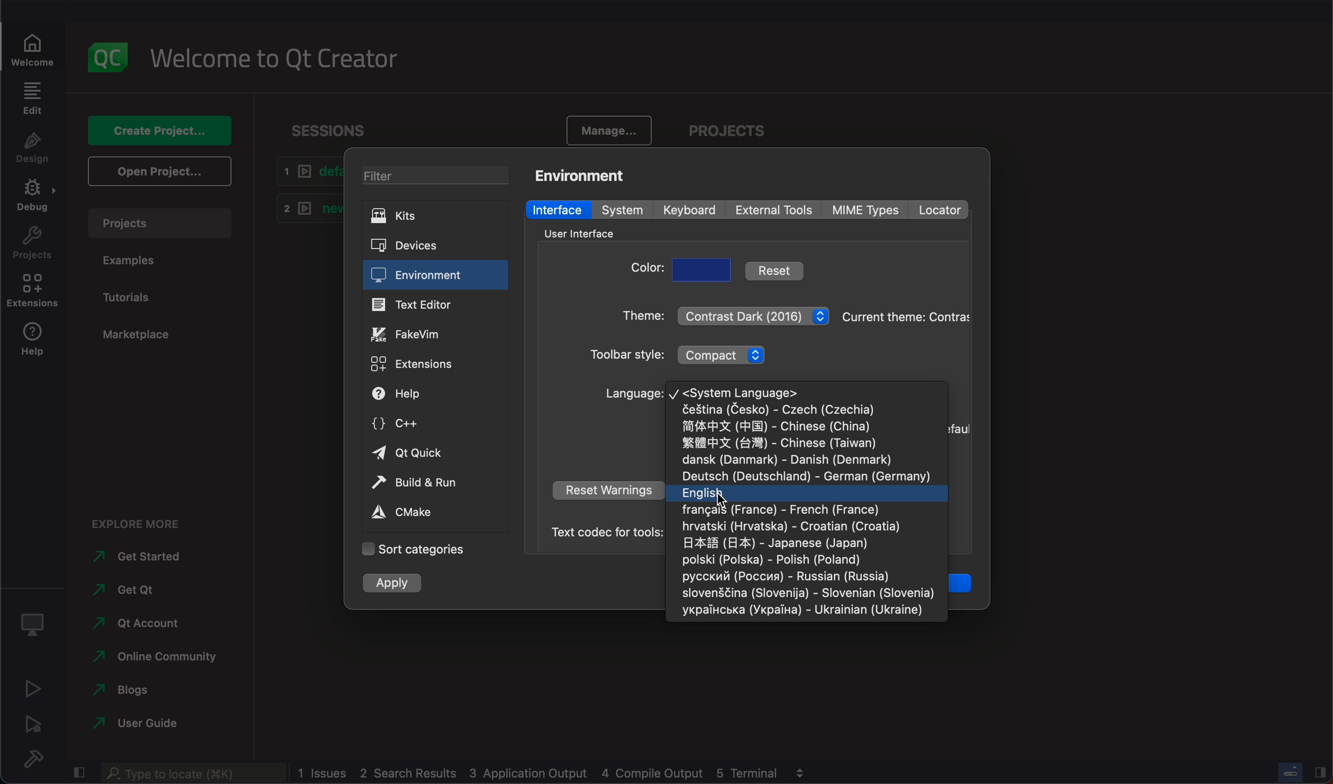 Image resolution: width=1333 pixels, height=784 pixels. What do you see at coordinates (783, 446) in the screenshot?
I see `taiwan` at bounding box center [783, 446].